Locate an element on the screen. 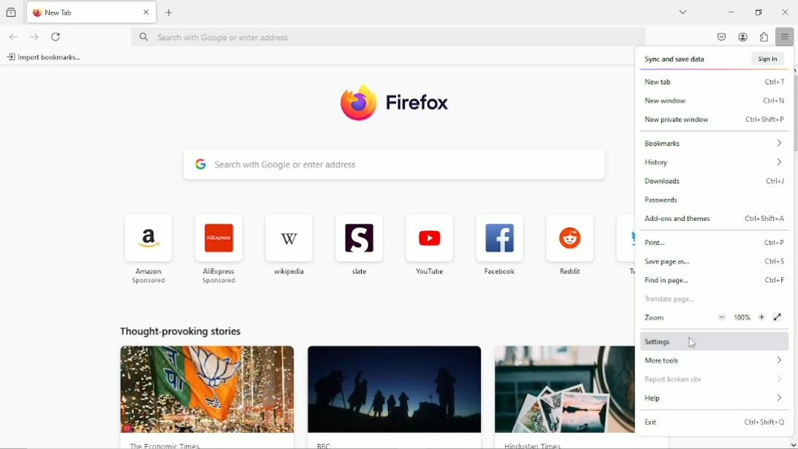 This screenshot has width=798, height=449. Shortcut keys is located at coordinates (765, 217).